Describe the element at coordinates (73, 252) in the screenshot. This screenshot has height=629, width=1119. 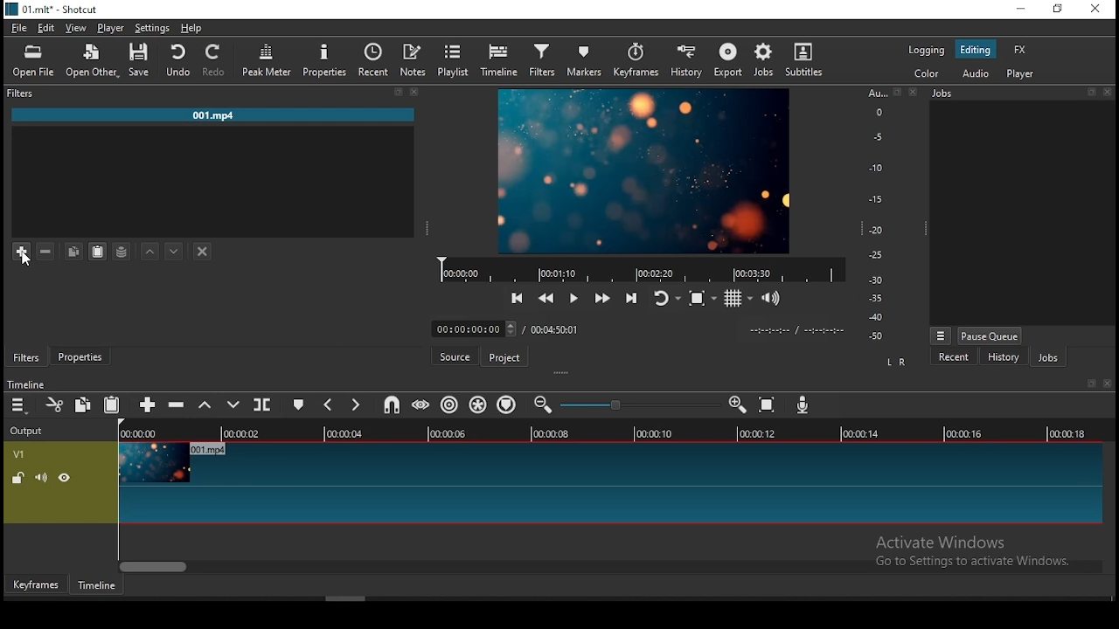
I see `copy filter` at that location.